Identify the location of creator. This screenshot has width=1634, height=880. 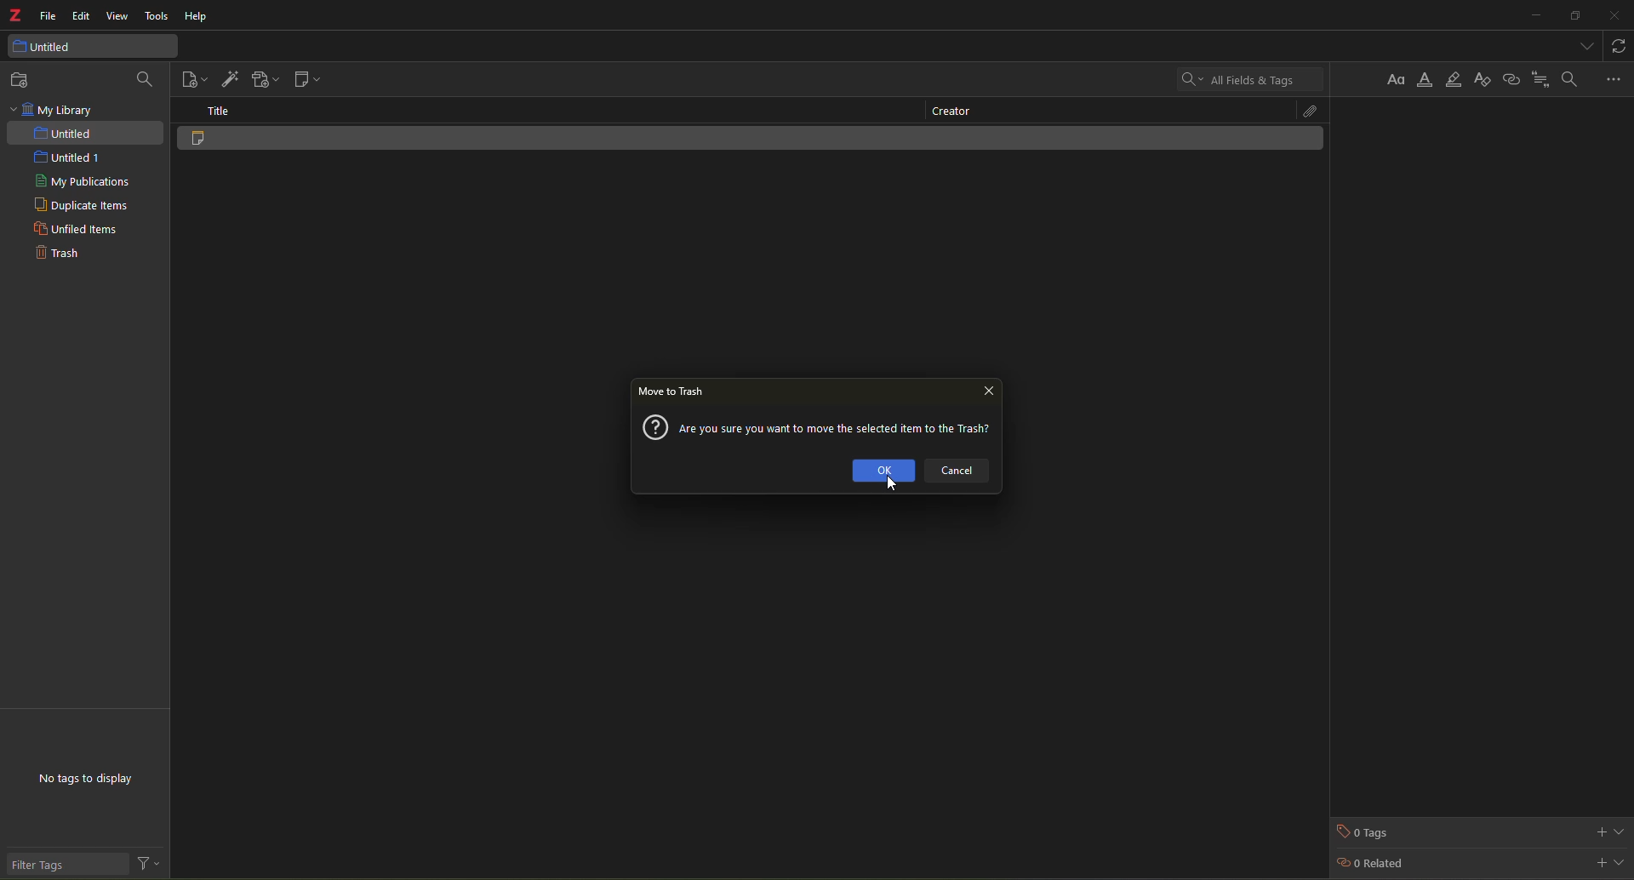
(948, 110).